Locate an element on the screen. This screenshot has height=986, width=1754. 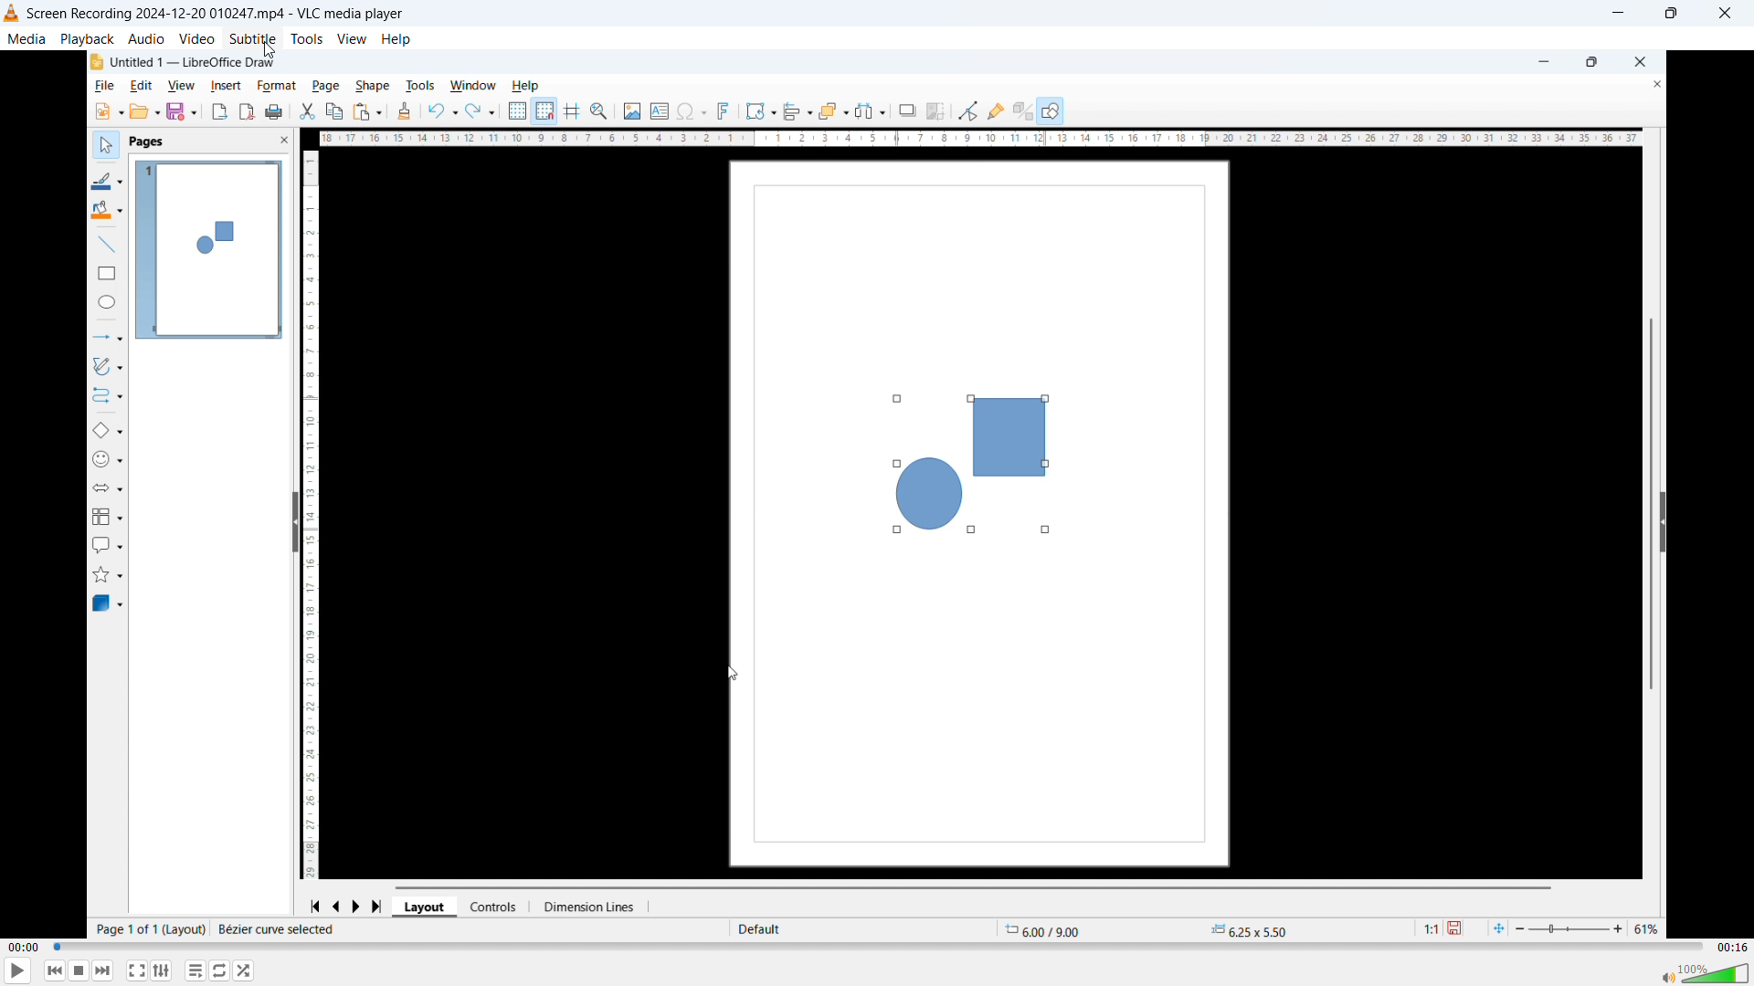
page is located at coordinates (324, 85).